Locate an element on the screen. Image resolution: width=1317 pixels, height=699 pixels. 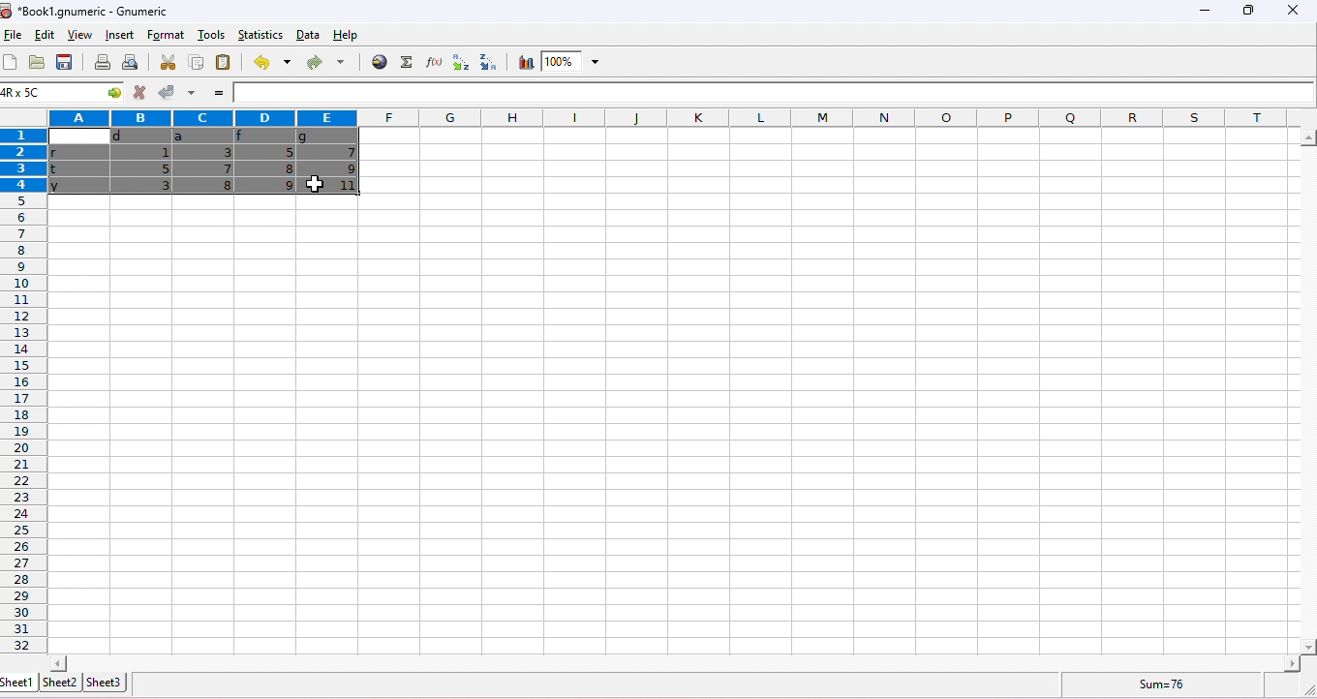
sheet3 is located at coordinates (104, 682).